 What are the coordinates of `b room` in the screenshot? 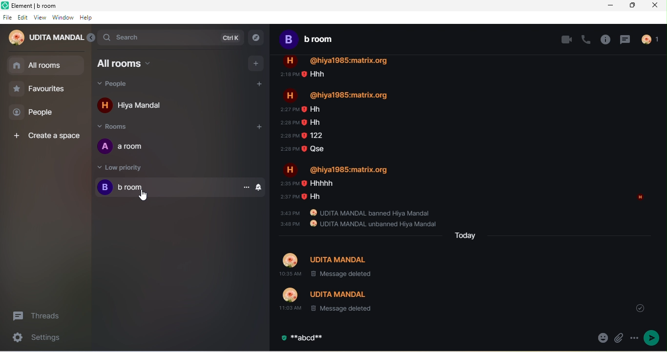 It's located at (313, 41).